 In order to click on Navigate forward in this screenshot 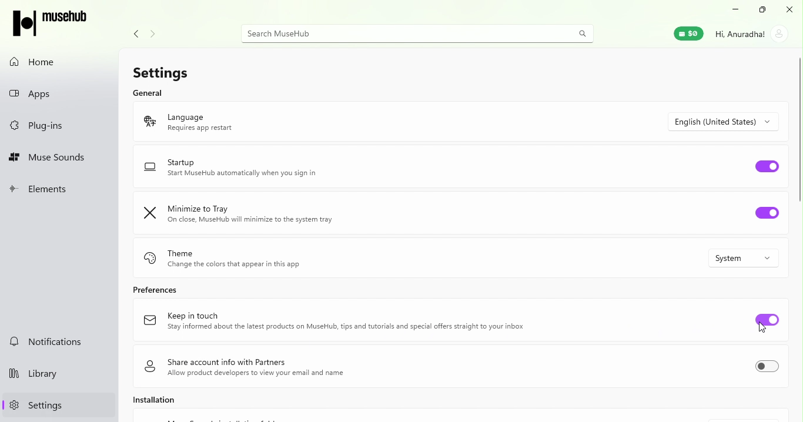, I will do `click(150, 34)`.